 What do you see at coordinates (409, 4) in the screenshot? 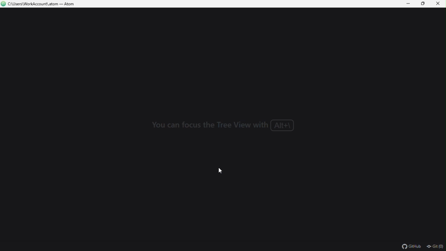
I see `minimize` at bounding box center [409, 4].